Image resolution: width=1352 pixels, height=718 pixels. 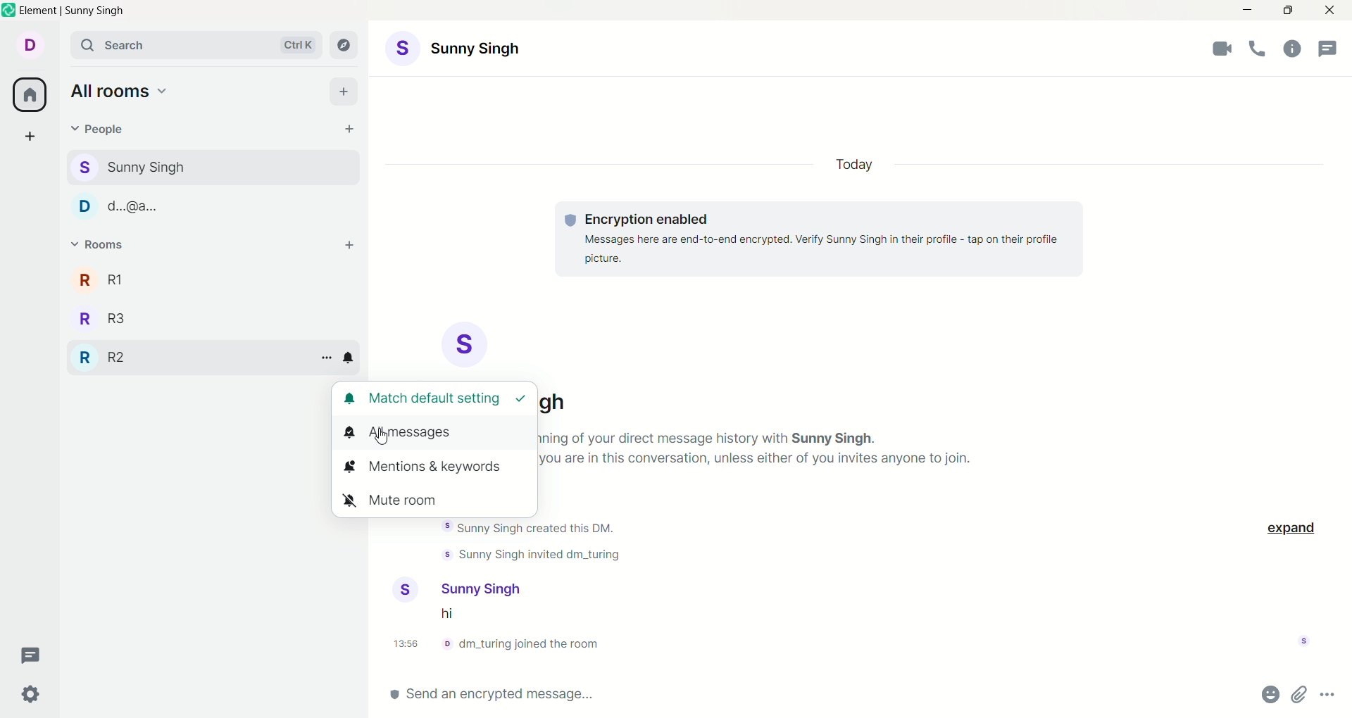 What do you see at coordinates (29, 96) in the screenshot?
I see `all rooms` at bounding box center [29, 96].